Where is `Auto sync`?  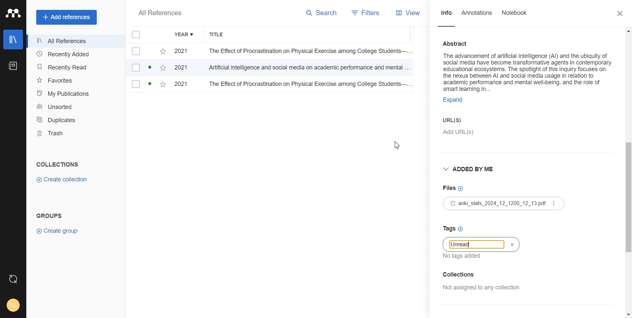
Auto sync is located at coordinates (13, 278).